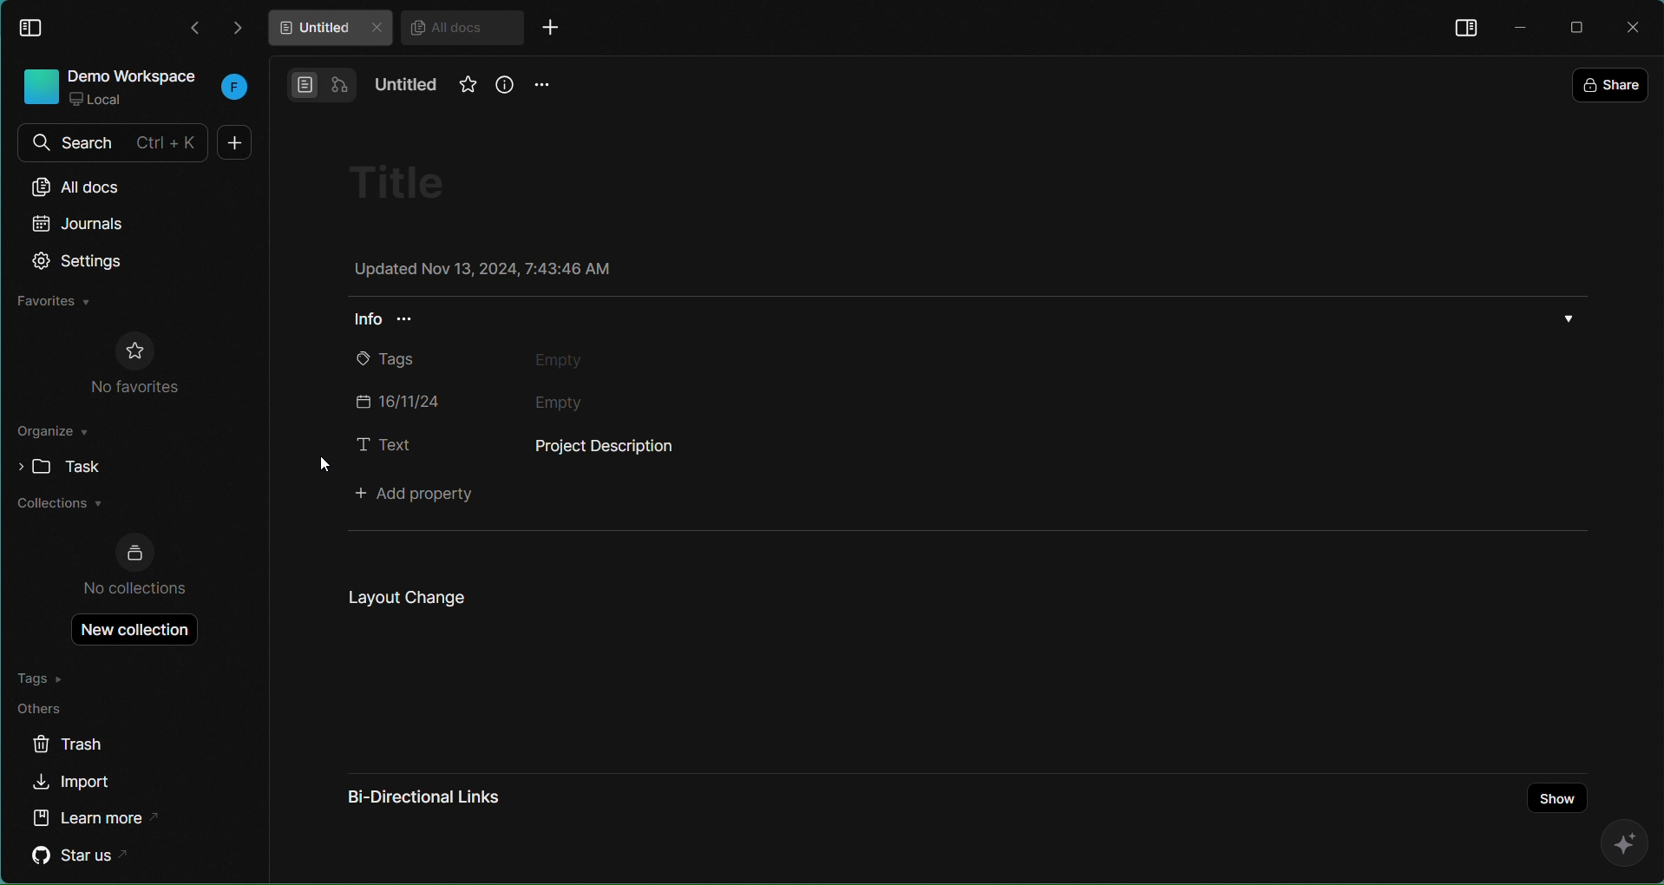 The image size is (1664, 885). Describe the element at coordinates (315, 469) in the screenshot. I see `cursor` at that location.